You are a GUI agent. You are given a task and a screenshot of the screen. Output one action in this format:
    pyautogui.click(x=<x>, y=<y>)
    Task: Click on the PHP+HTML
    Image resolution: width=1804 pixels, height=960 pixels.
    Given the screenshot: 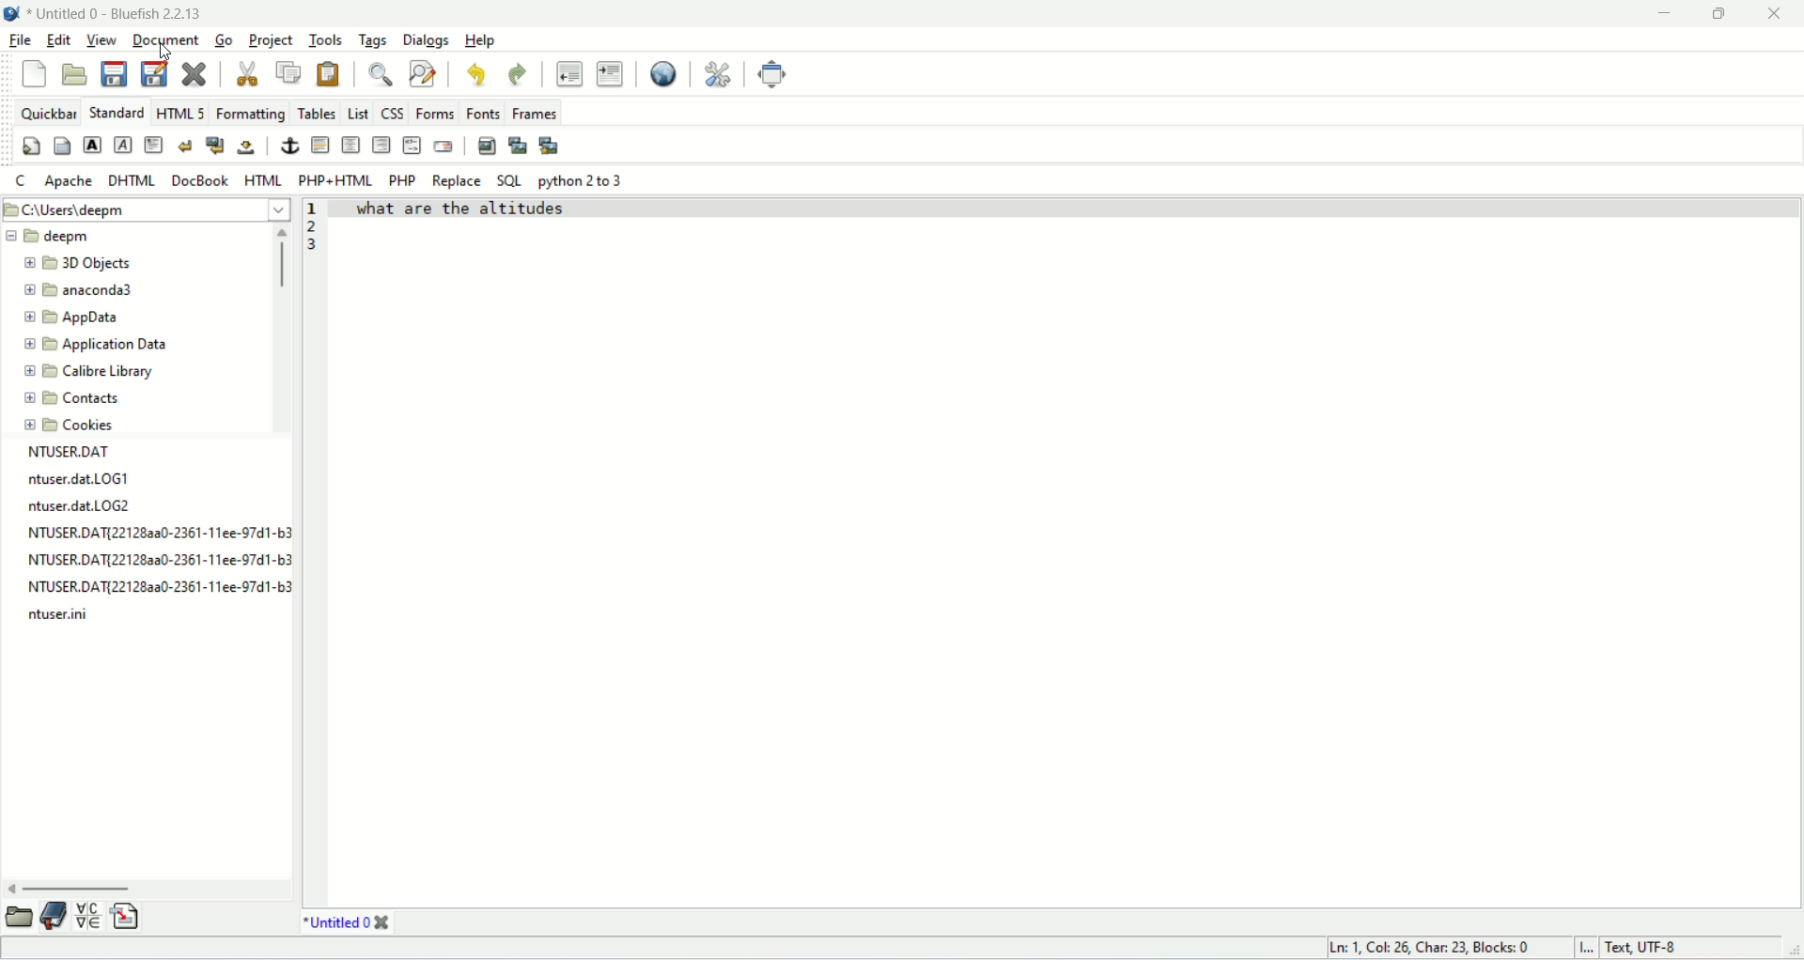 What is the action you would take?
    pyautogui.click(x=335, y=178)
    